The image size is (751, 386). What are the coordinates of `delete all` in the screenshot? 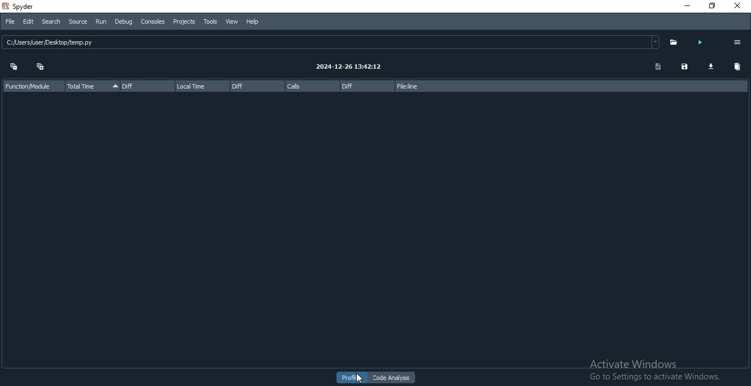 It's located at (739, 68).